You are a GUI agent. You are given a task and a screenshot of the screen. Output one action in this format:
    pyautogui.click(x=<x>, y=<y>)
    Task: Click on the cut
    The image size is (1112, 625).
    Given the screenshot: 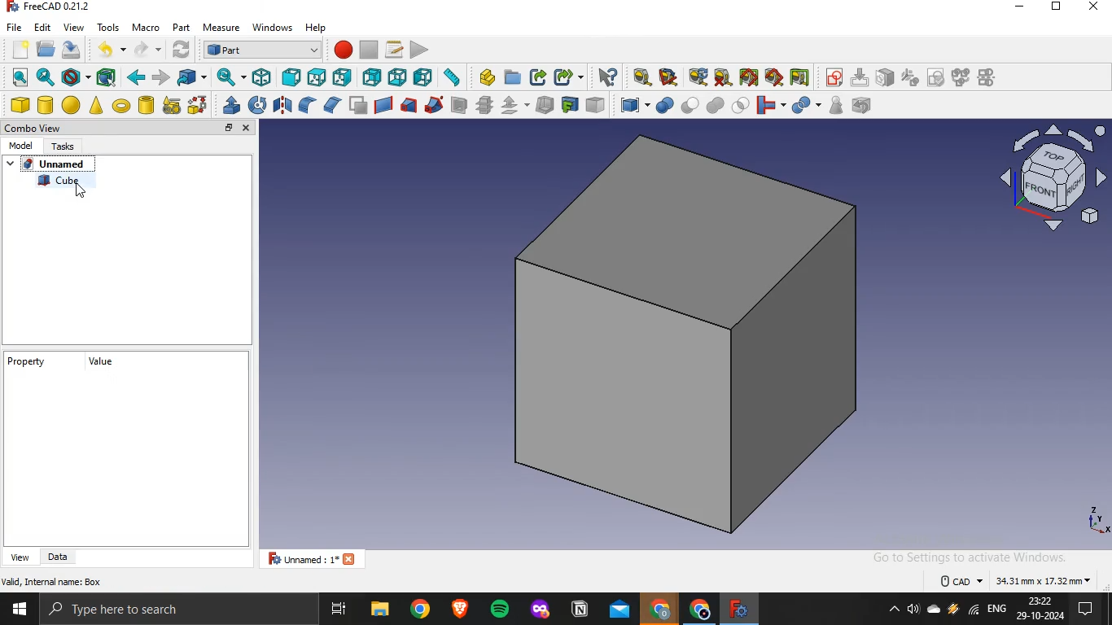 What is the action you would take?
    pyautogui.click(x=690, y=103)
    